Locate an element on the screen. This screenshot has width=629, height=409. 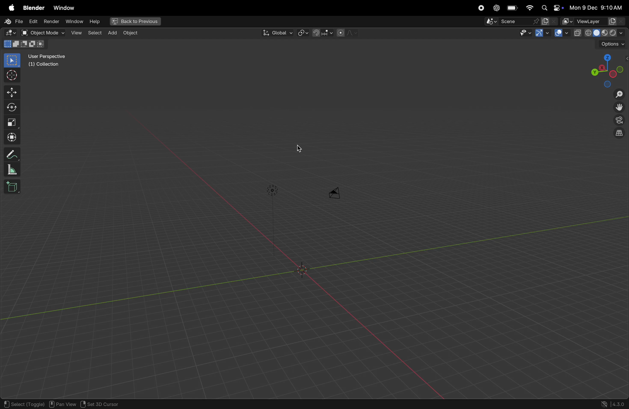
lights is located at coordinates (272, 190).